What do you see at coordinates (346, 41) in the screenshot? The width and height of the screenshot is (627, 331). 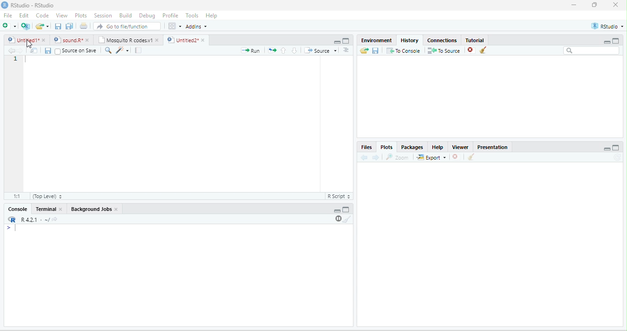 I see `maximize` at bounding box center [346, 41].